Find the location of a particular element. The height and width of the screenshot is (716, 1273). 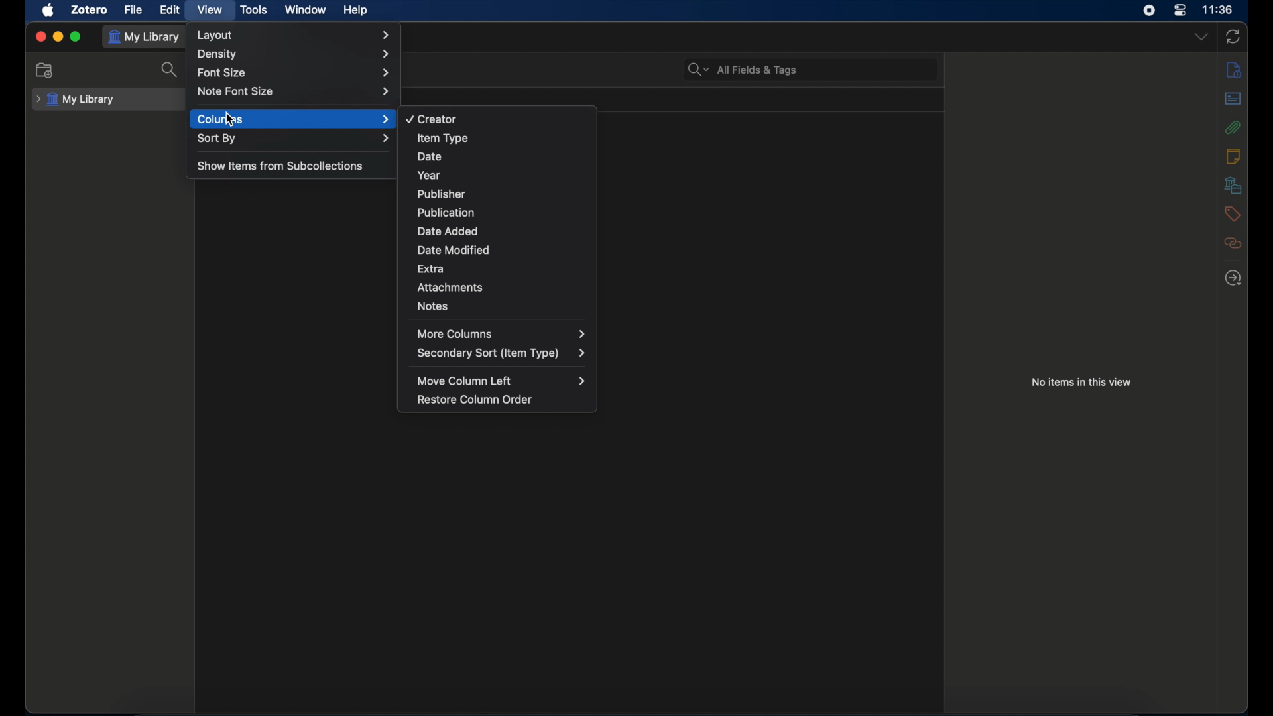

tags is located at coordinates (1232, 214).